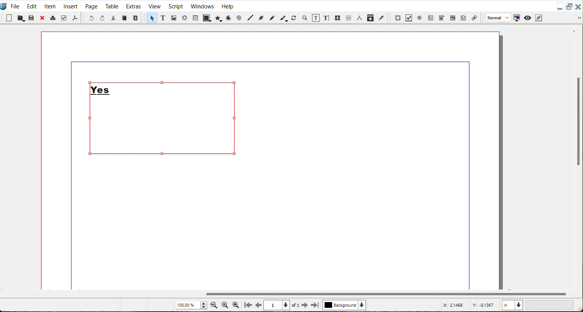 This screenshot has height=312, width=583. Describe the element at coordinates (176, 6) in the screenshot. I see `Script` at that location.